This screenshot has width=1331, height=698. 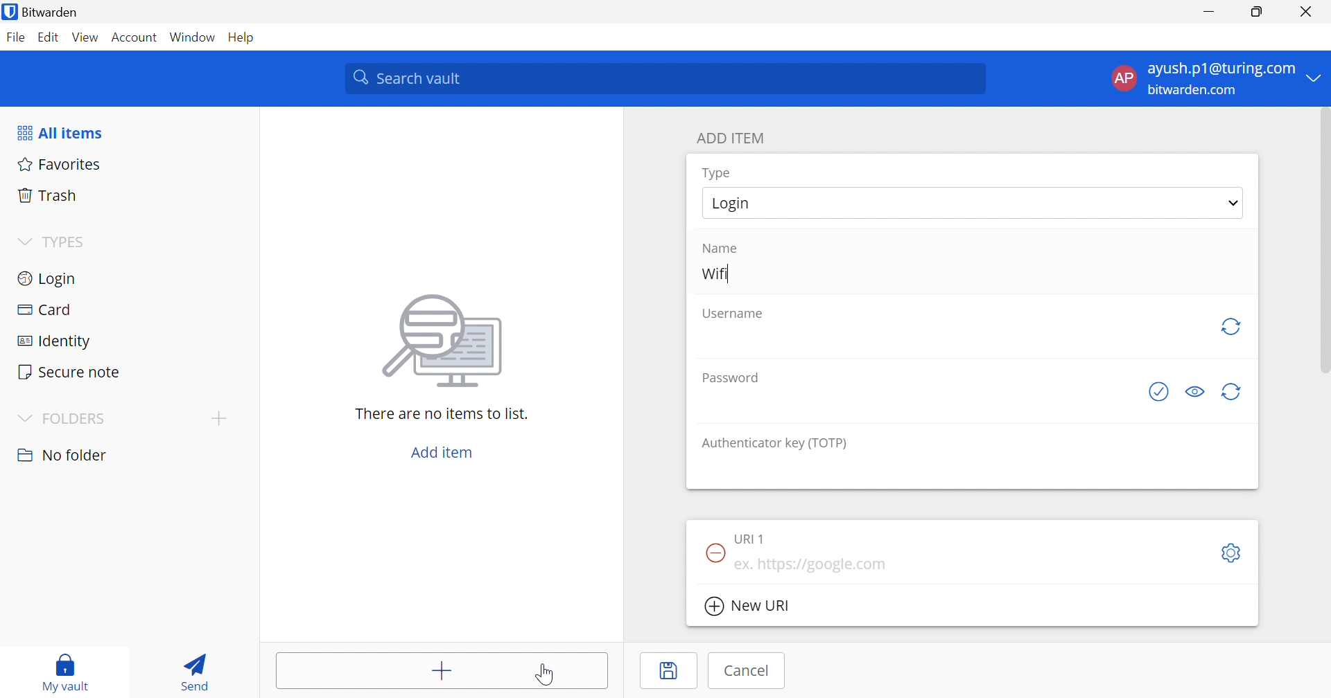 I want to click on View, so click(x=85, y=37).